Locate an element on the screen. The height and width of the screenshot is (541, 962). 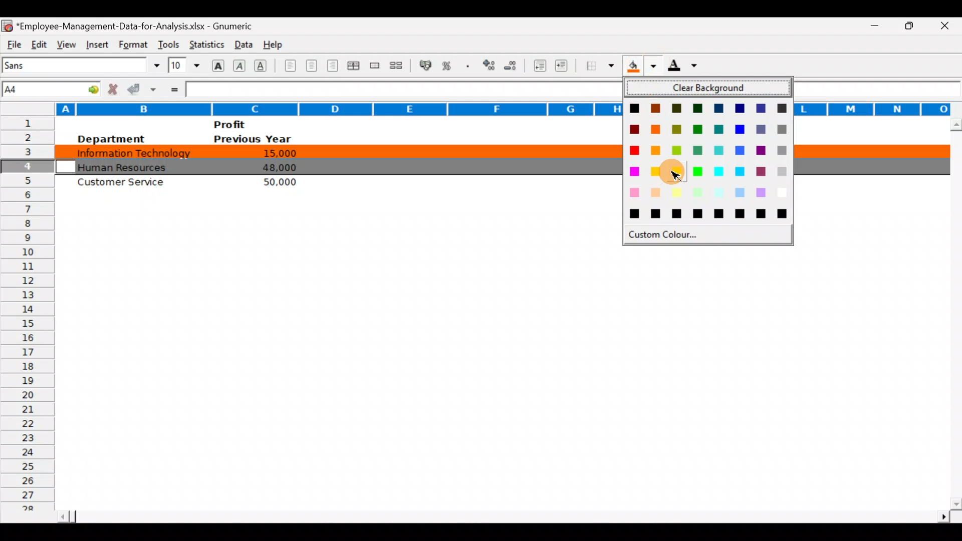
Tools is located at coordinates (168, 42).